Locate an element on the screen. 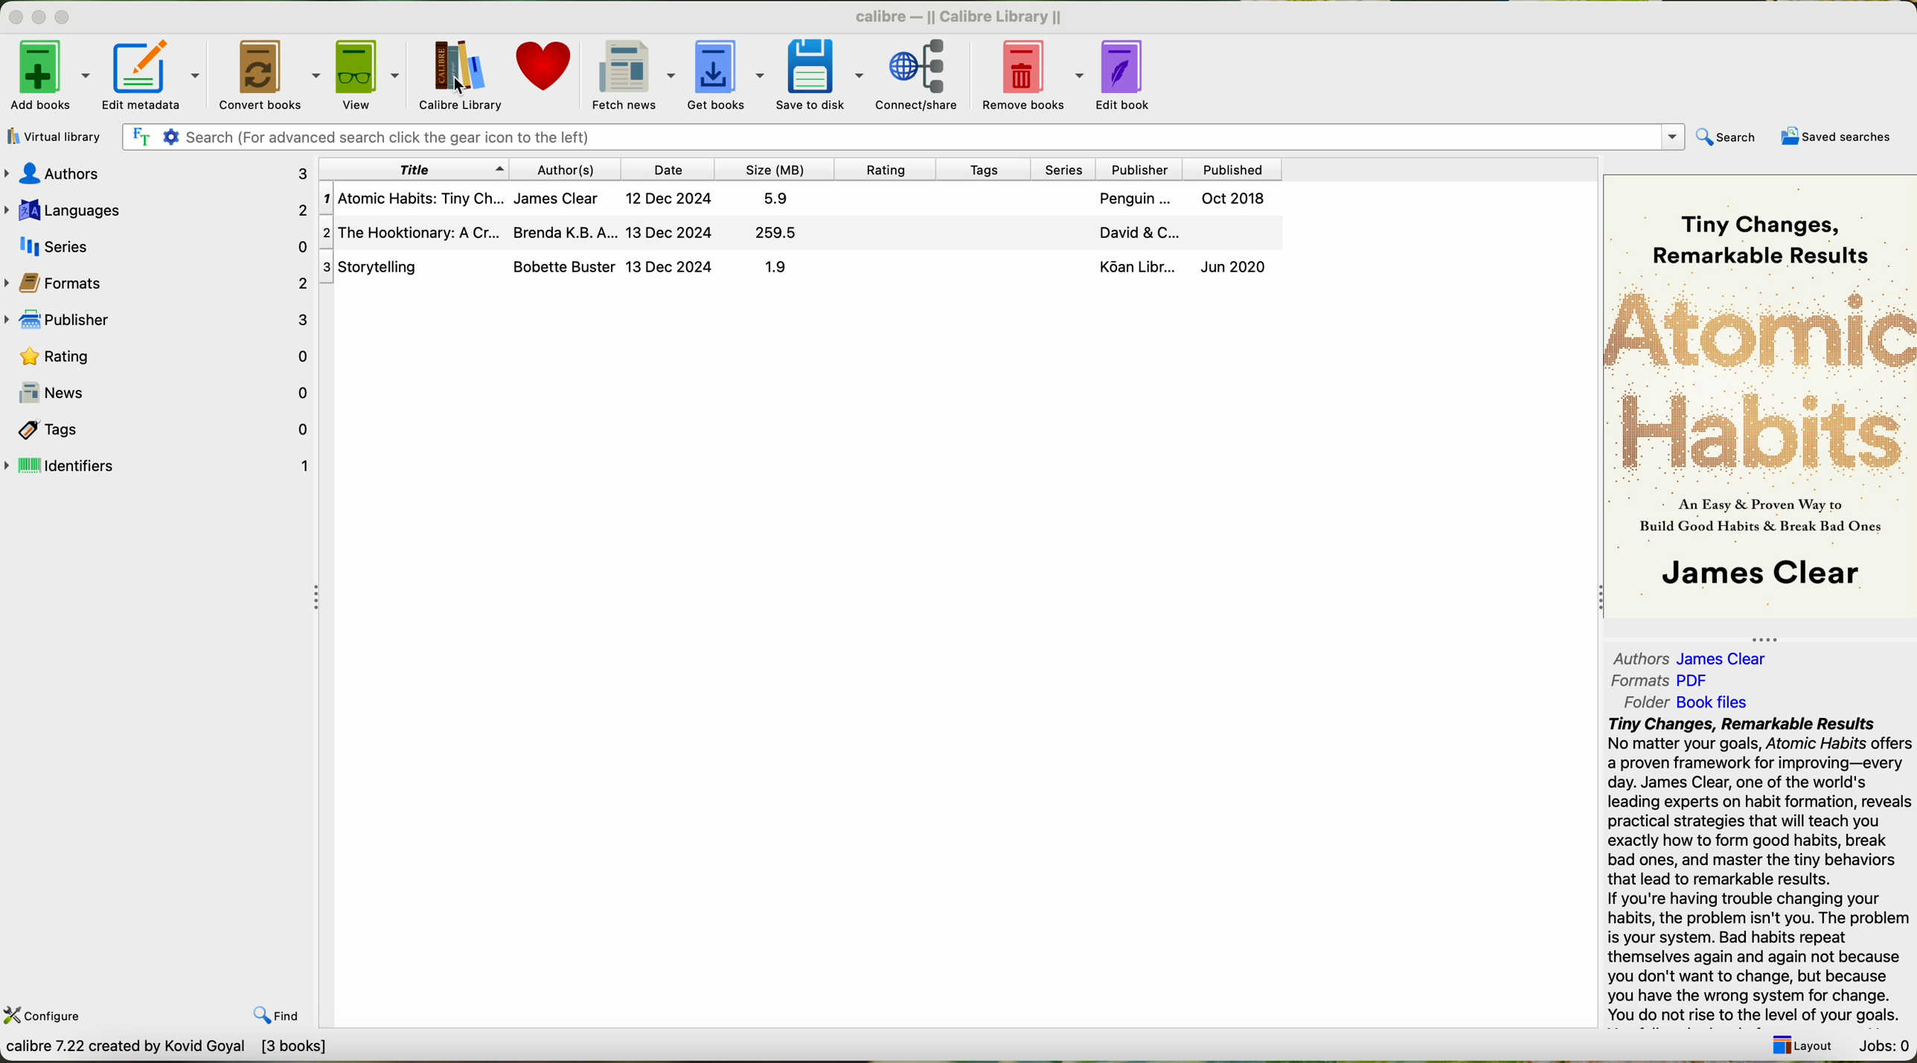 Image resolution: width=1917 pixels, height=1063 pixels. author(s) is located at coordinates (566, 170).